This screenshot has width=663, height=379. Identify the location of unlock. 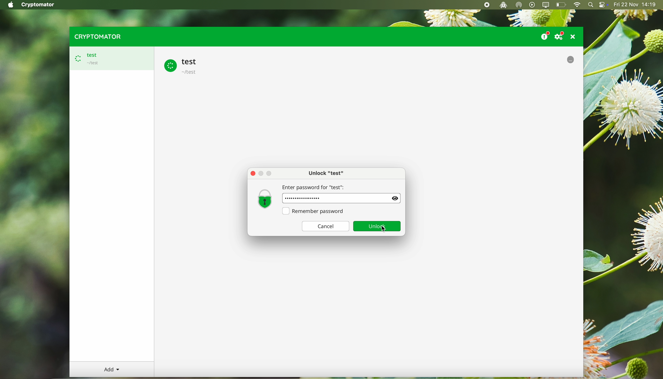
(378, 227).